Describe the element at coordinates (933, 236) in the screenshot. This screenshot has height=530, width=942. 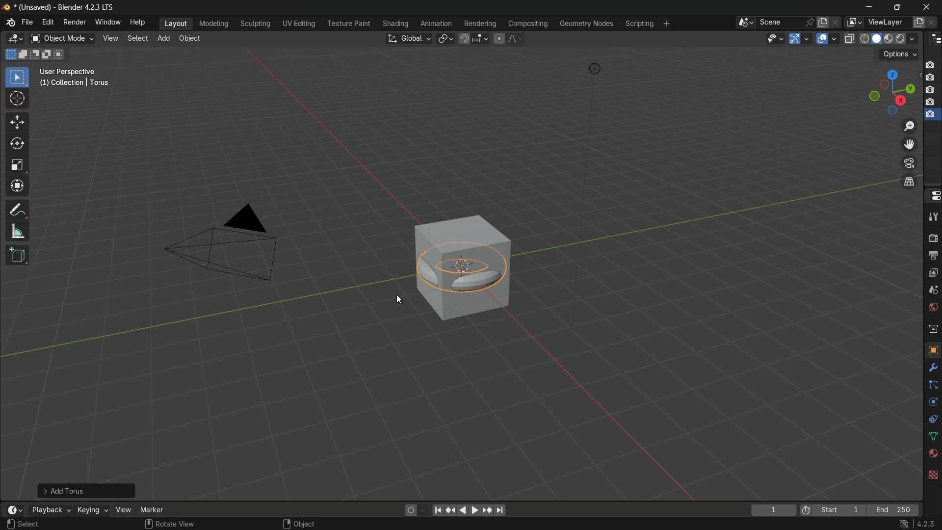
I see `render` at that location.